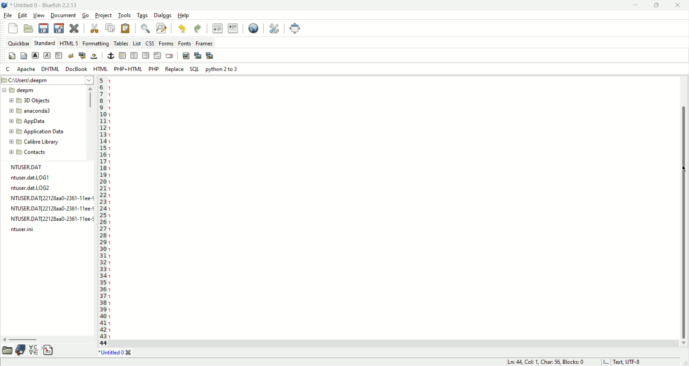 Image resolution: width=689 pixels, height=366 pixels. Describe the element at coordinates (48, 350) in the screenshot. I see `snippets` at that location.